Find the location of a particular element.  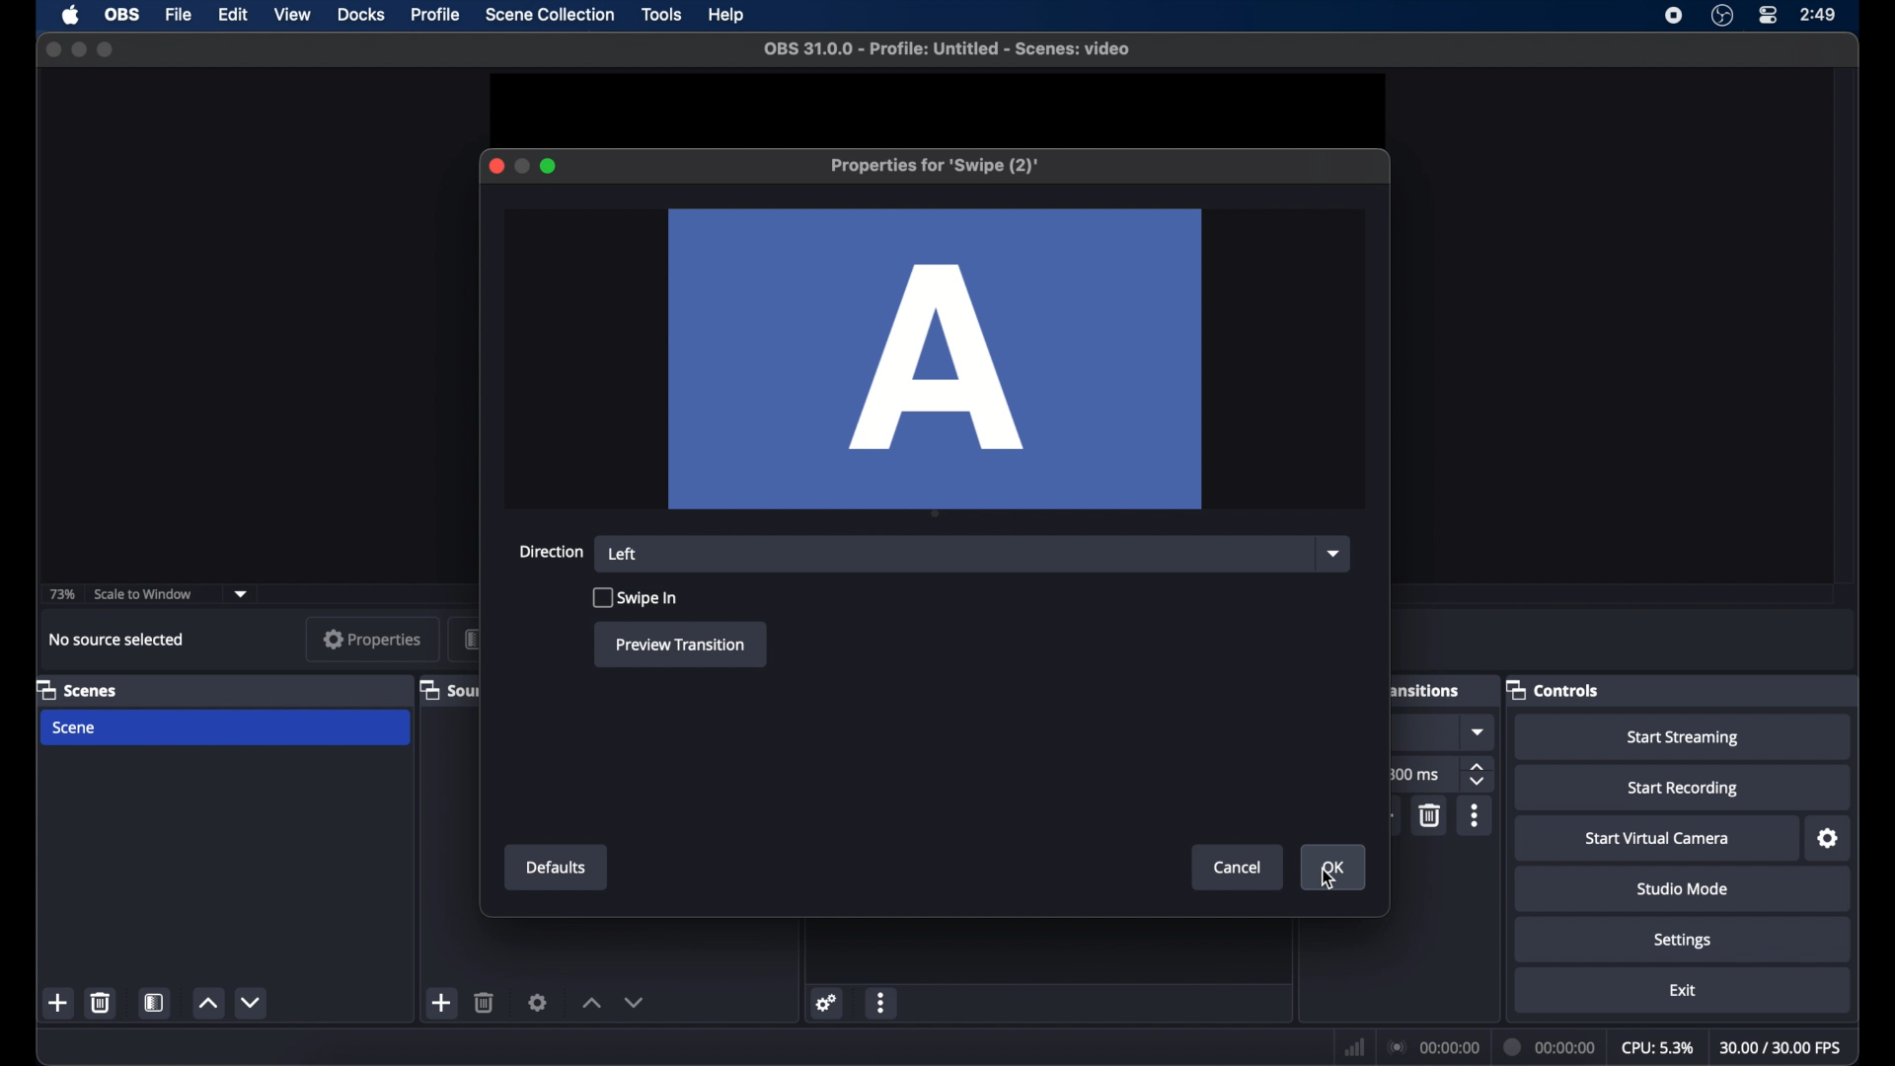

edit is located at coordinates (231, 15).